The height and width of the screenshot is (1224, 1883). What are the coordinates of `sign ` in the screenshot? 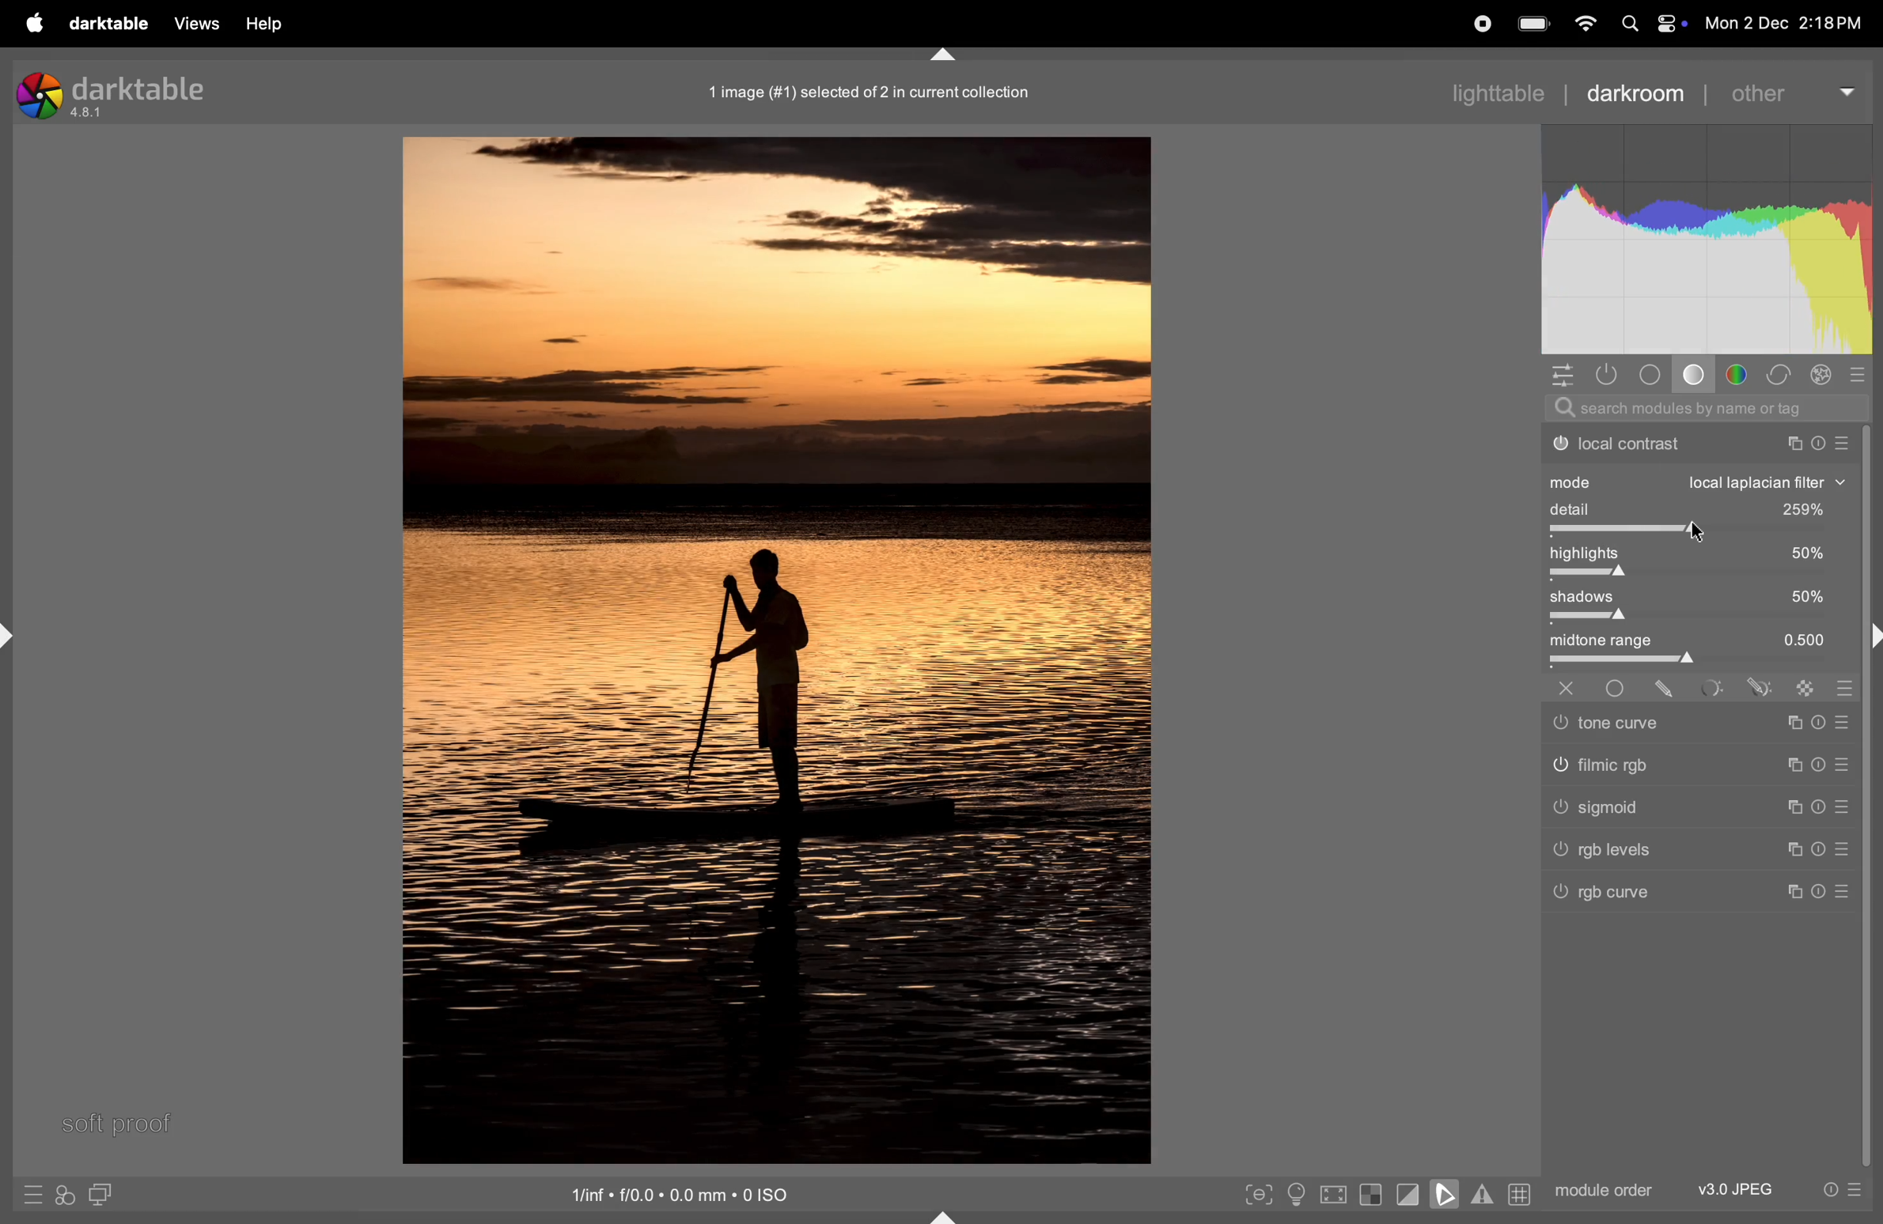 It's located at (1792, 891).